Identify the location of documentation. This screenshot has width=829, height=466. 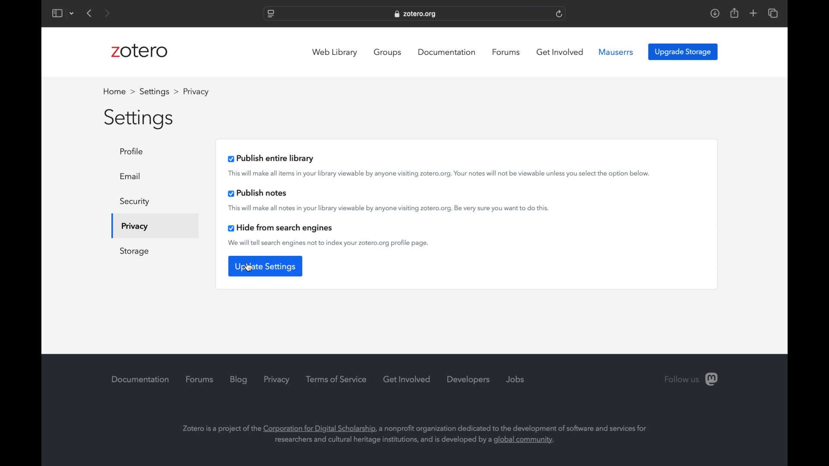
(448, 52).